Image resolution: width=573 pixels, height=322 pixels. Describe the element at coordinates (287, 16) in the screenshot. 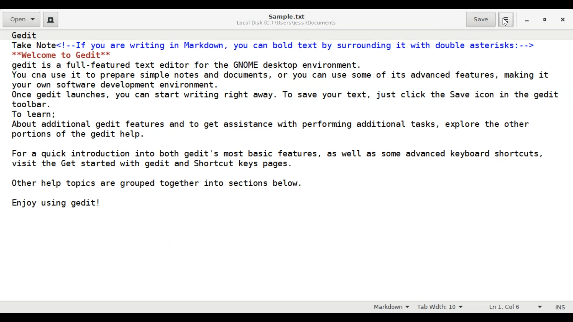

I see `Sample.txt` at that location.